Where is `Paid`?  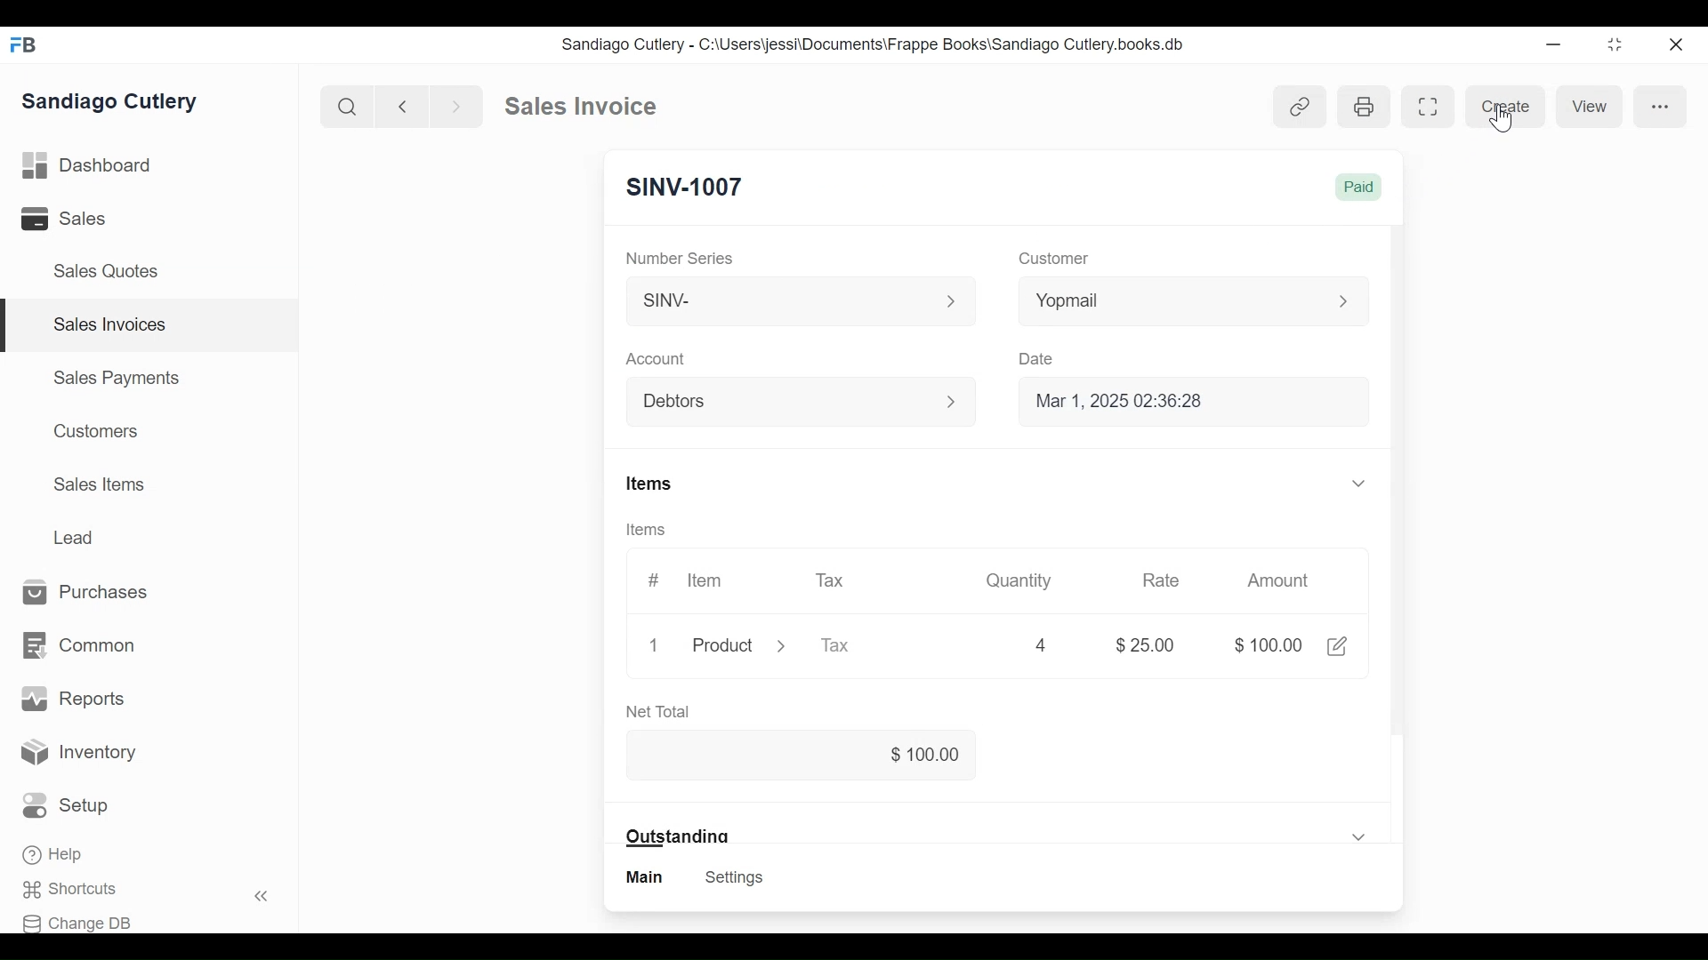
Paid is located at coordinates (1358, 187).